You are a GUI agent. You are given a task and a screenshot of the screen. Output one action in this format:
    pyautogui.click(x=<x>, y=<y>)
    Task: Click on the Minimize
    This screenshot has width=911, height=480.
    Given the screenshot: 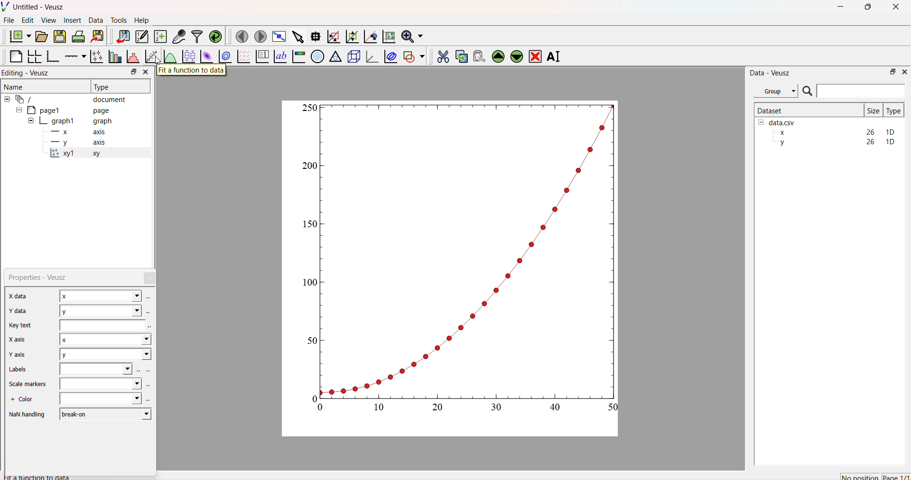 What is the action you would take?
    pyautogui.click(x=840, y=9)
    